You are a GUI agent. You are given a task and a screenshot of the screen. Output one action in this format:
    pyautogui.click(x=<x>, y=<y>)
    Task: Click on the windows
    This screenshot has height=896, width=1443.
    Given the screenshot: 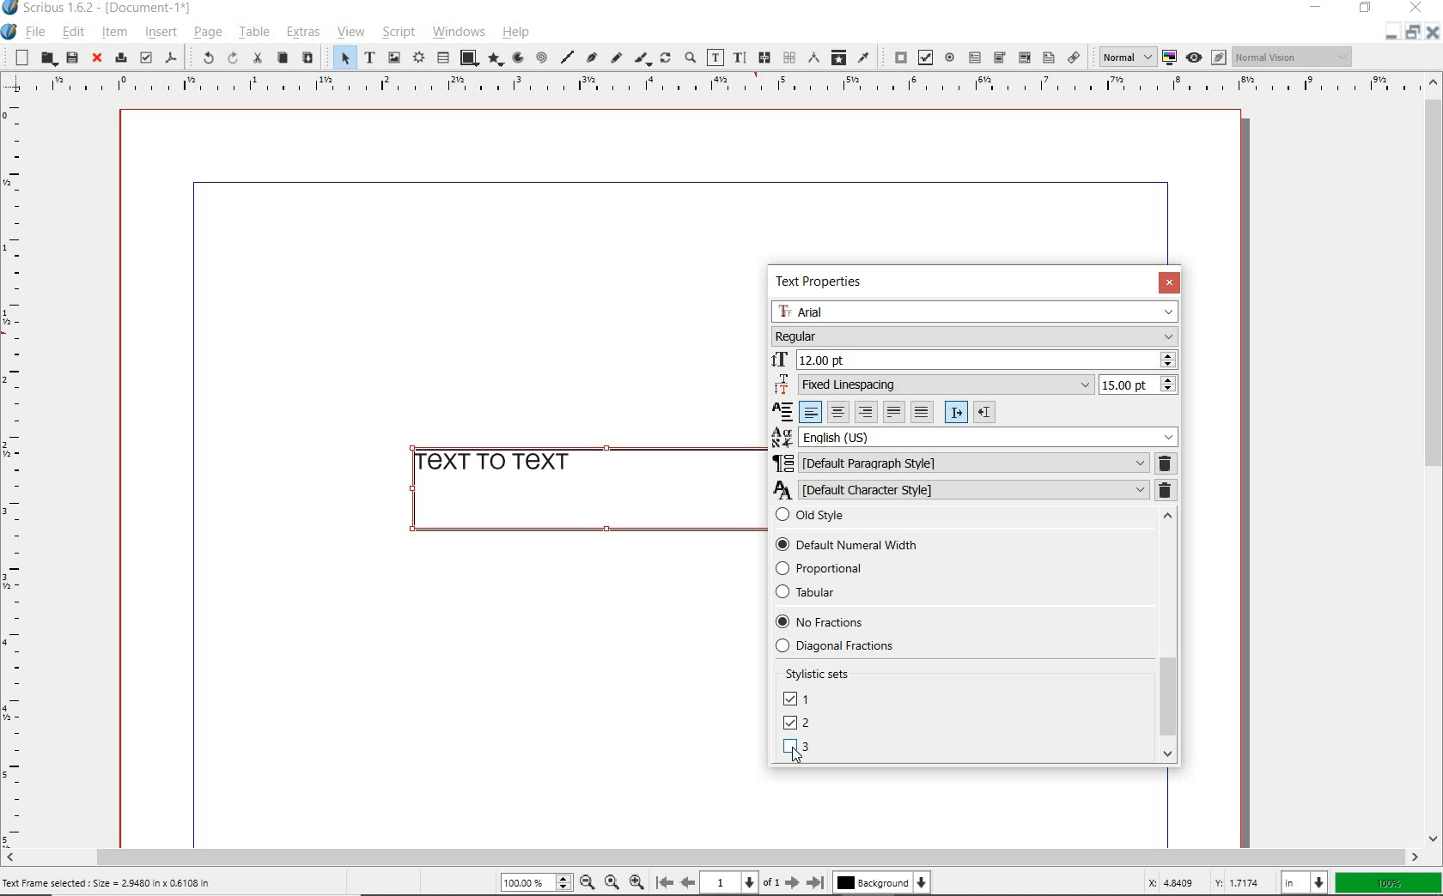 What is the action you would take?
    pyautogui.click(x=460, y=33)
    